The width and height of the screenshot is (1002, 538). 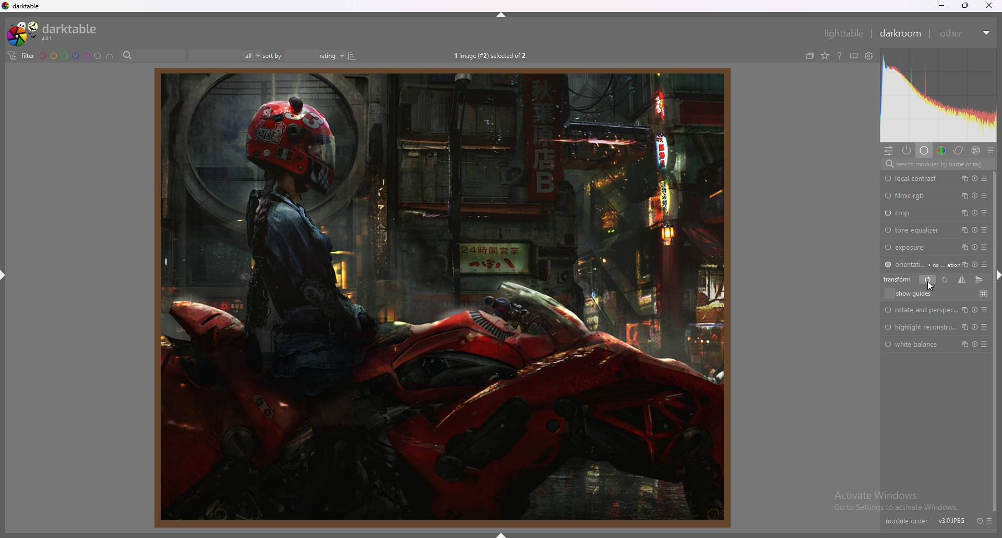 What do you see at coordinates (975, 264) in the screenshot?
I see `reset` at bounding box center [975, 264].